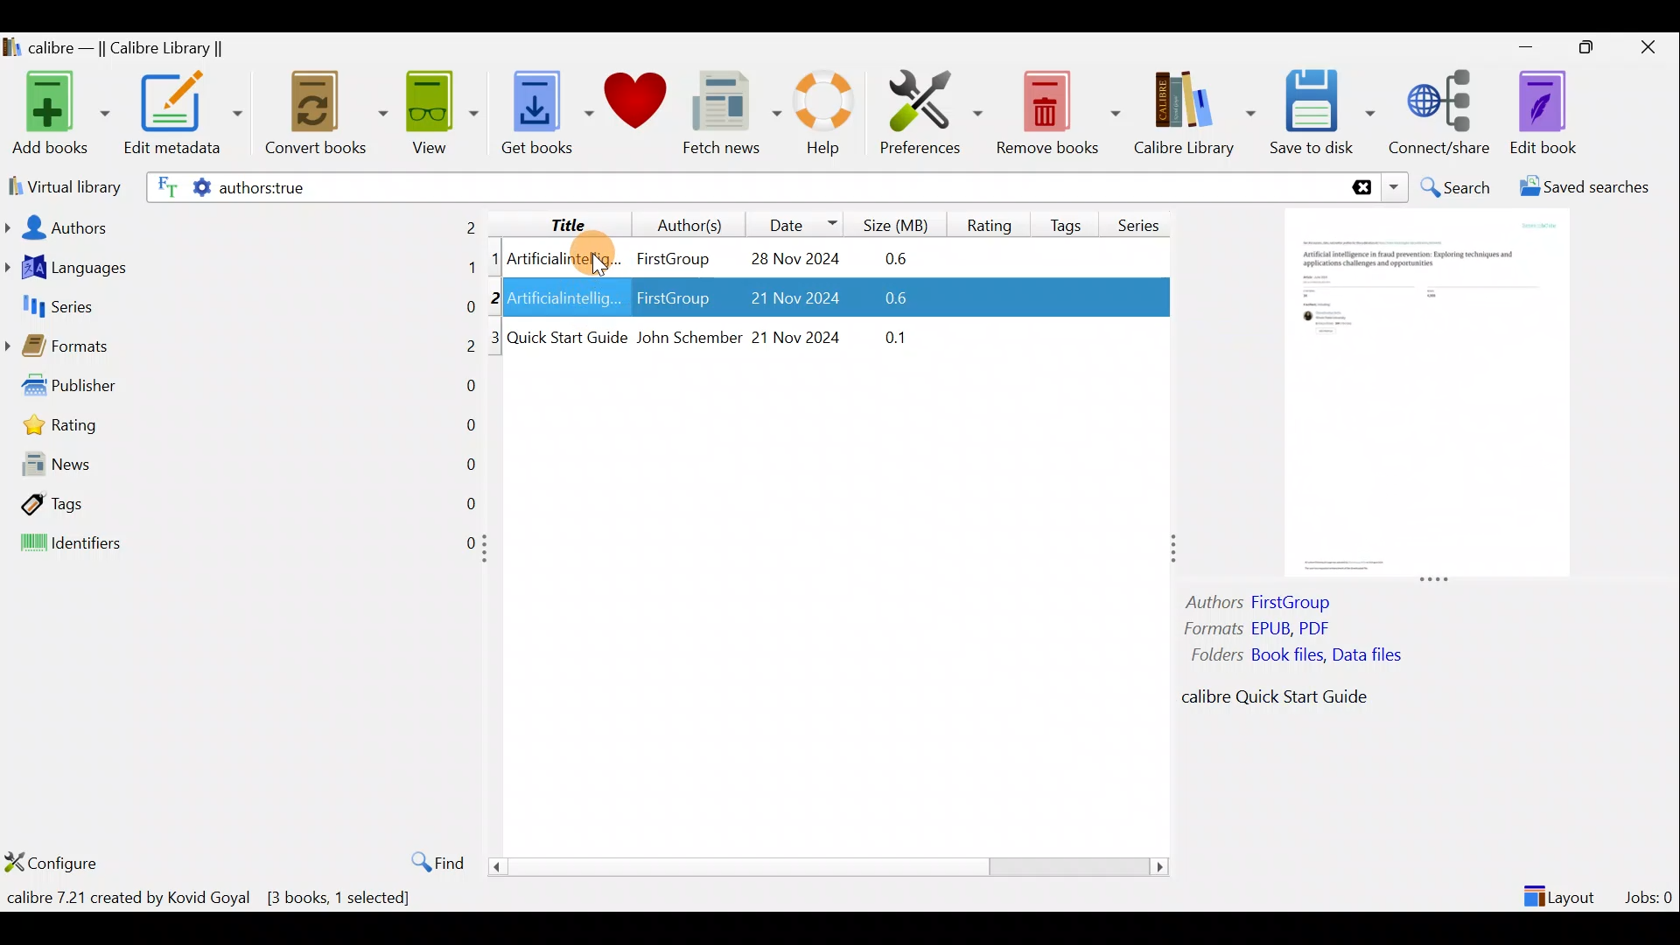 This screenshot has width=1680, height=945. What do you see at coordinates (1422, 395) in the screenshot?
I see `Preview` at bounding box center [1422, 395].